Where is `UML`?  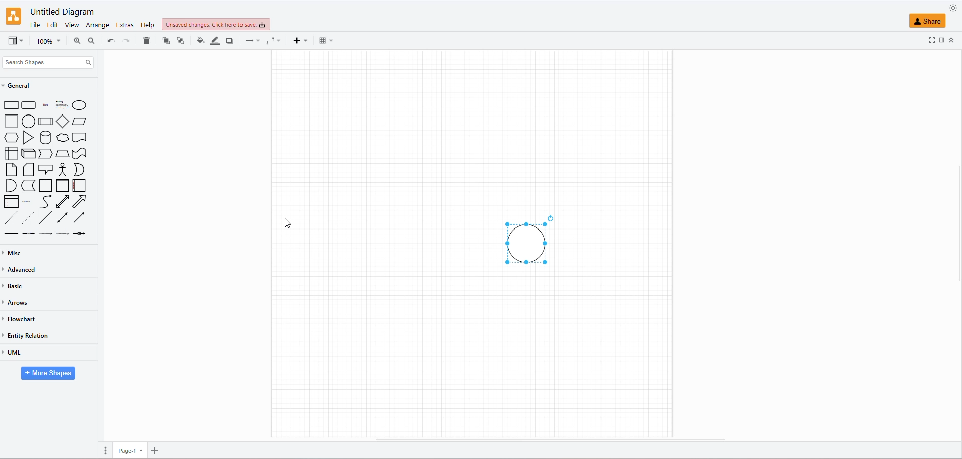
UML is located at coordinates (15, 352).